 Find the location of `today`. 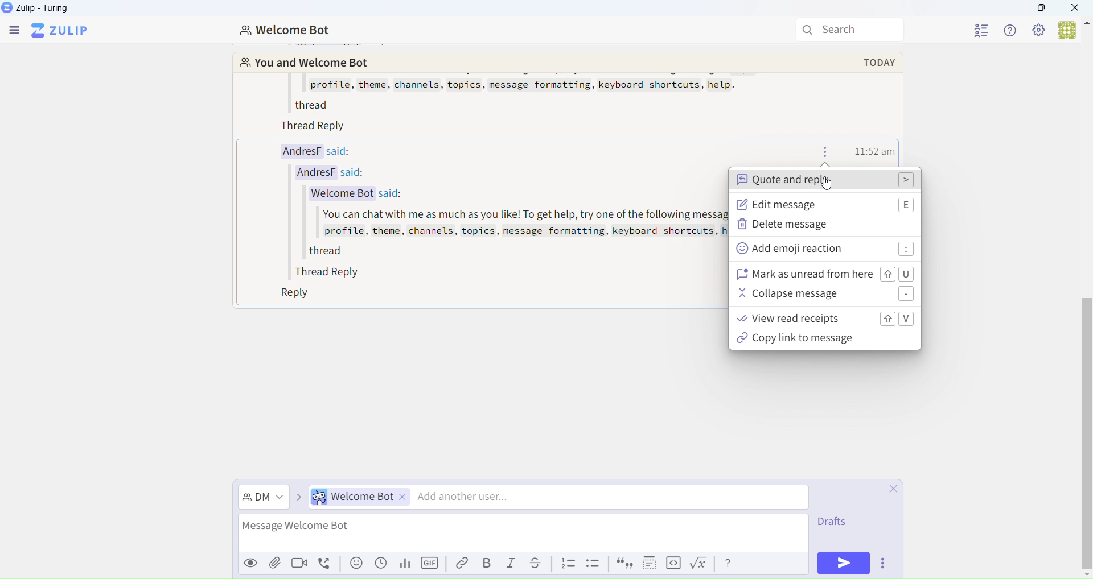

today is located at coordinates (880, 61).